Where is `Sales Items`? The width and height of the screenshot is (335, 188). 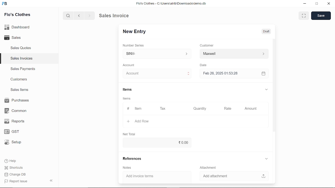 Sales Items is located at coordinates (19, 90).